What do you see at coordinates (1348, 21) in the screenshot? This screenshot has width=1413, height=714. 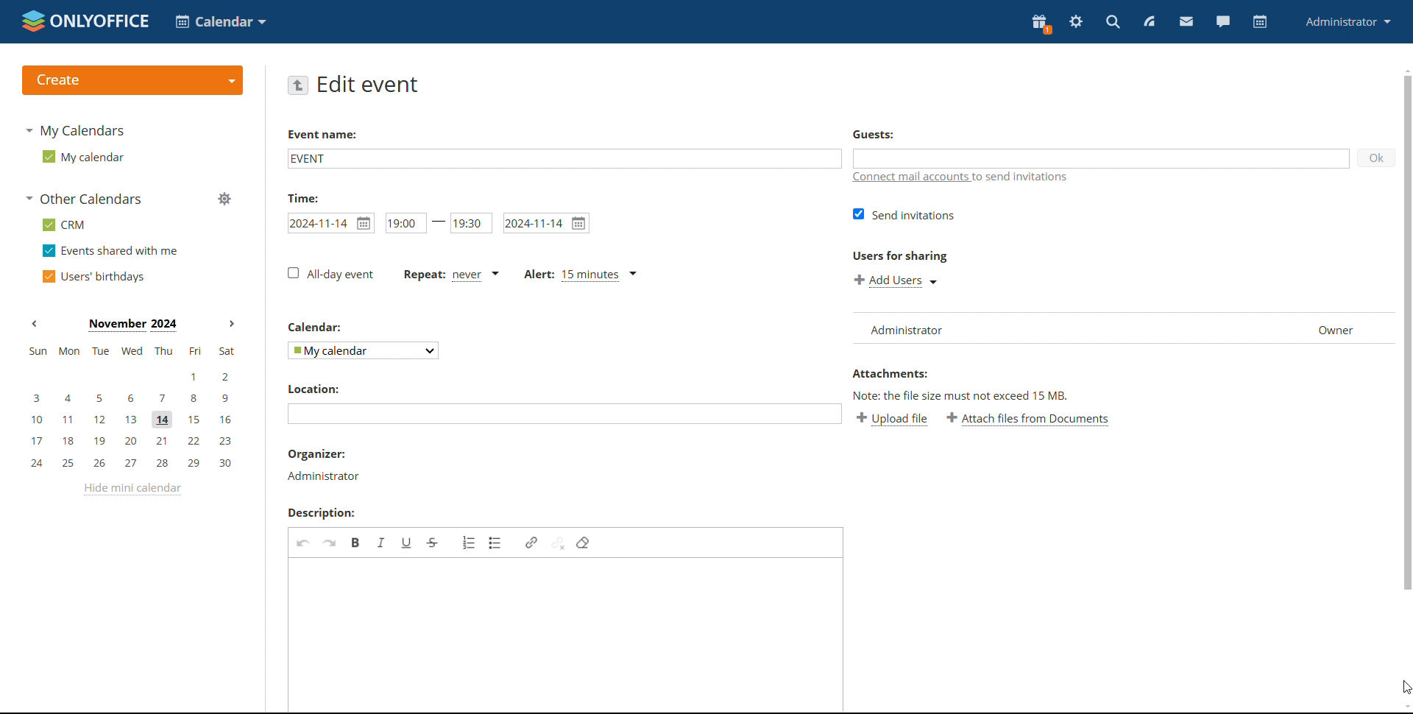 I see `profile` at bounding box center [1348, 21].